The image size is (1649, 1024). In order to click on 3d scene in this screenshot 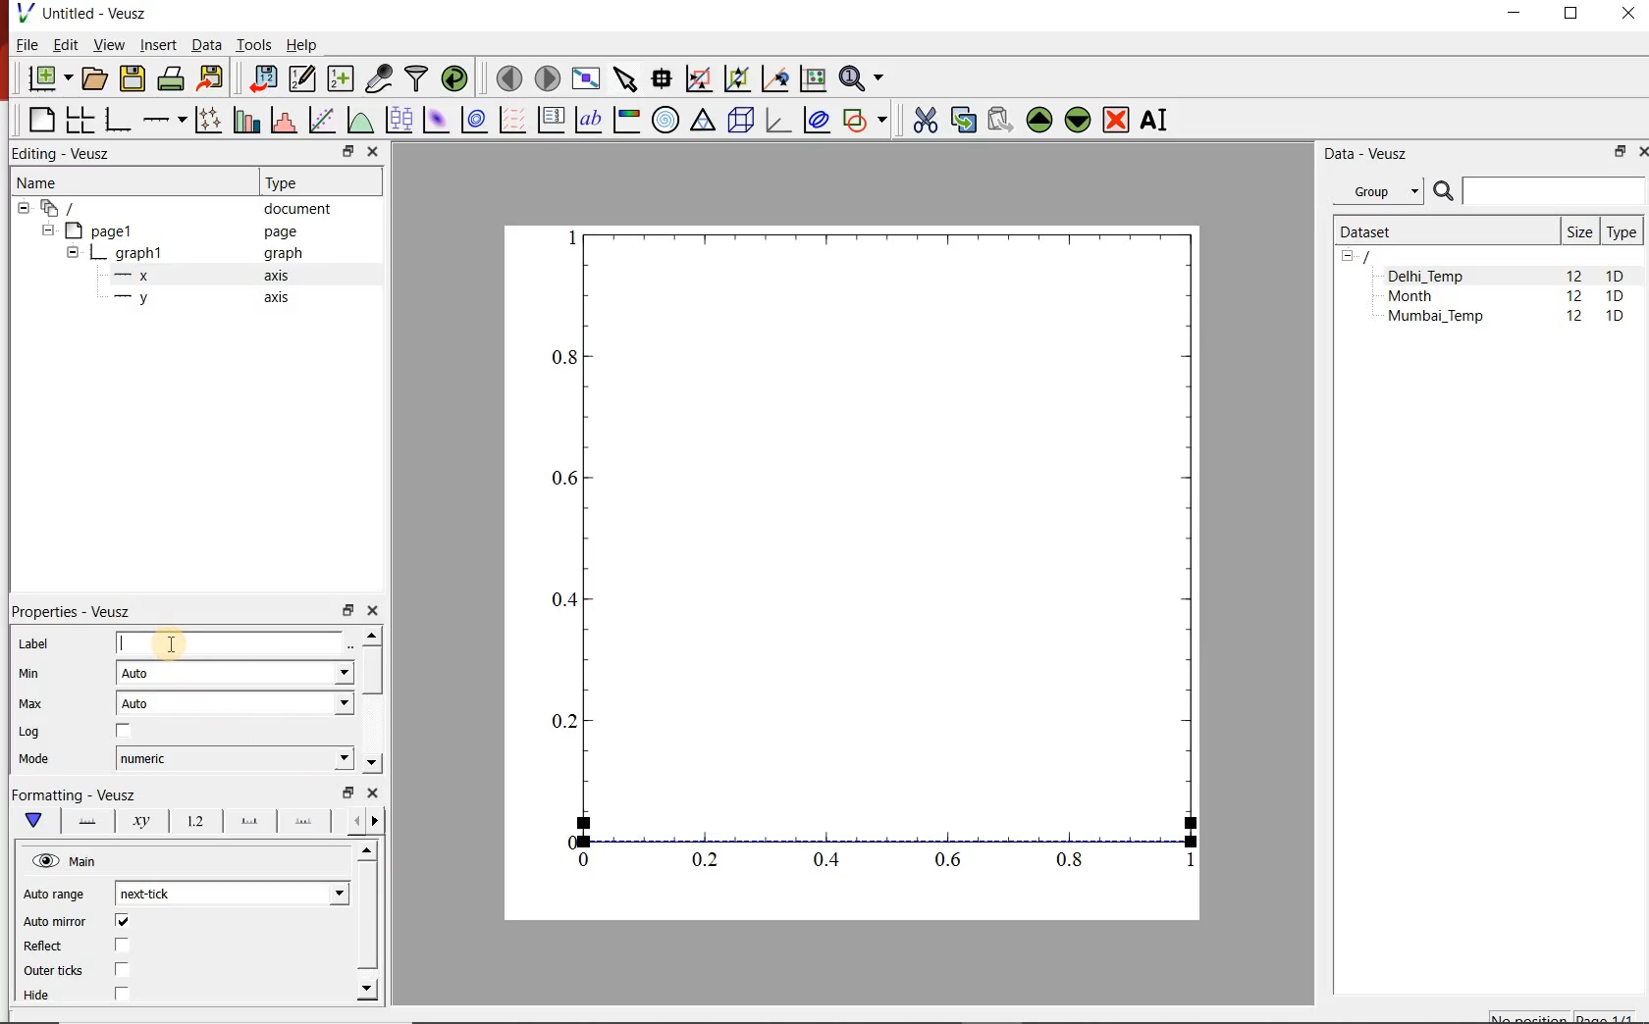, I will do `click(739, 121)`.